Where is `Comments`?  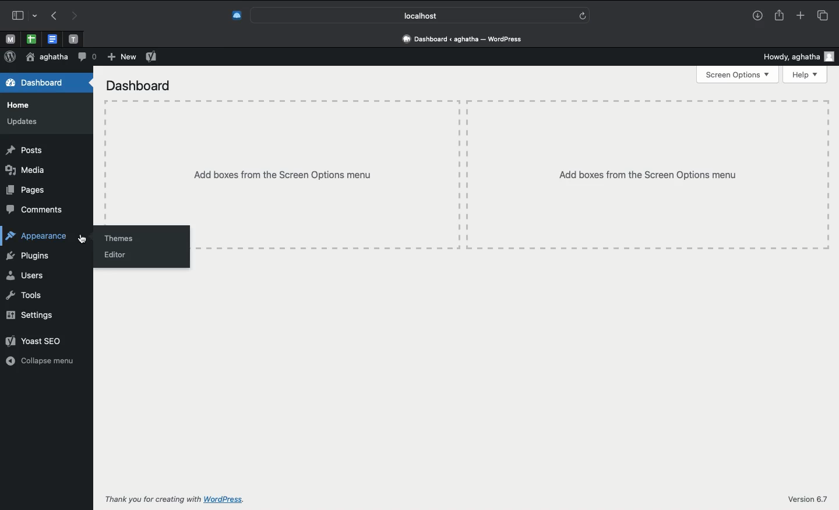
Comments is located at coordinates (32, 210).